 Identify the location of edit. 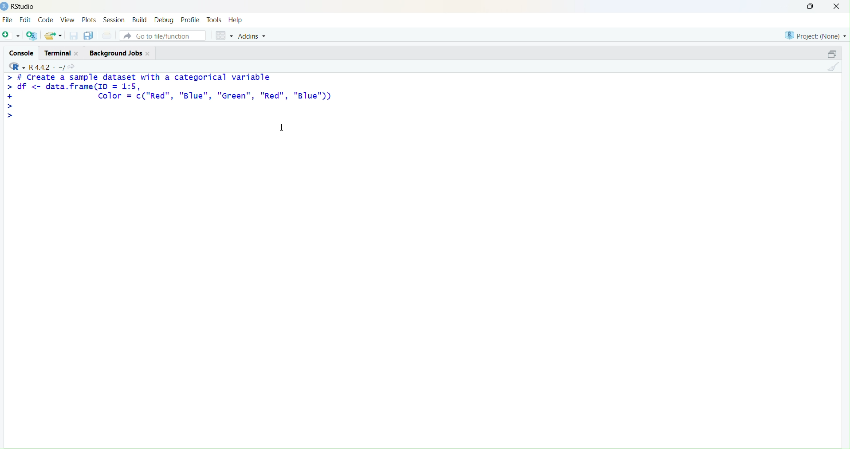
(26, 20).